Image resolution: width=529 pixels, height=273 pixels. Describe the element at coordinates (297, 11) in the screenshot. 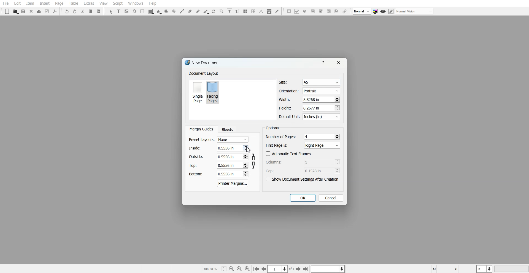

I see `PDF Check Box` at that location.